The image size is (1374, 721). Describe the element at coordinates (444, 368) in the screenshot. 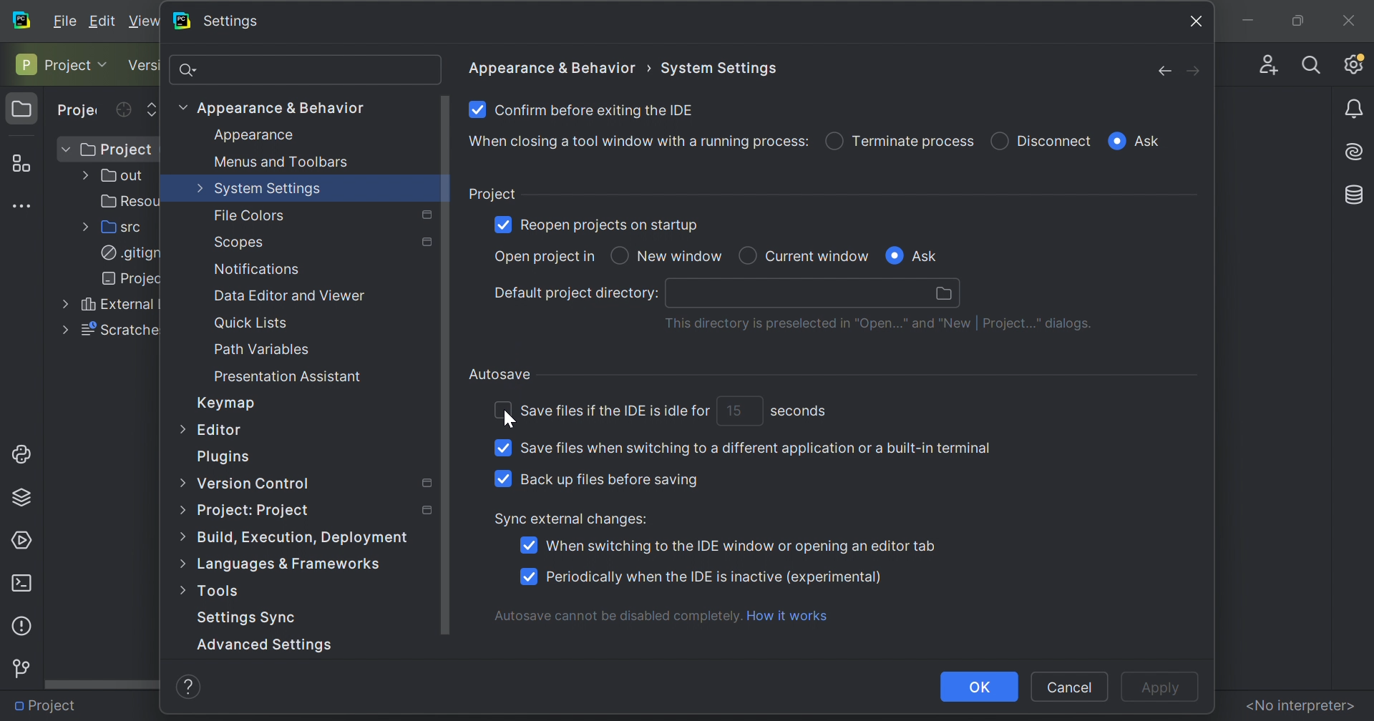

I see `Scroll bar` at that location.